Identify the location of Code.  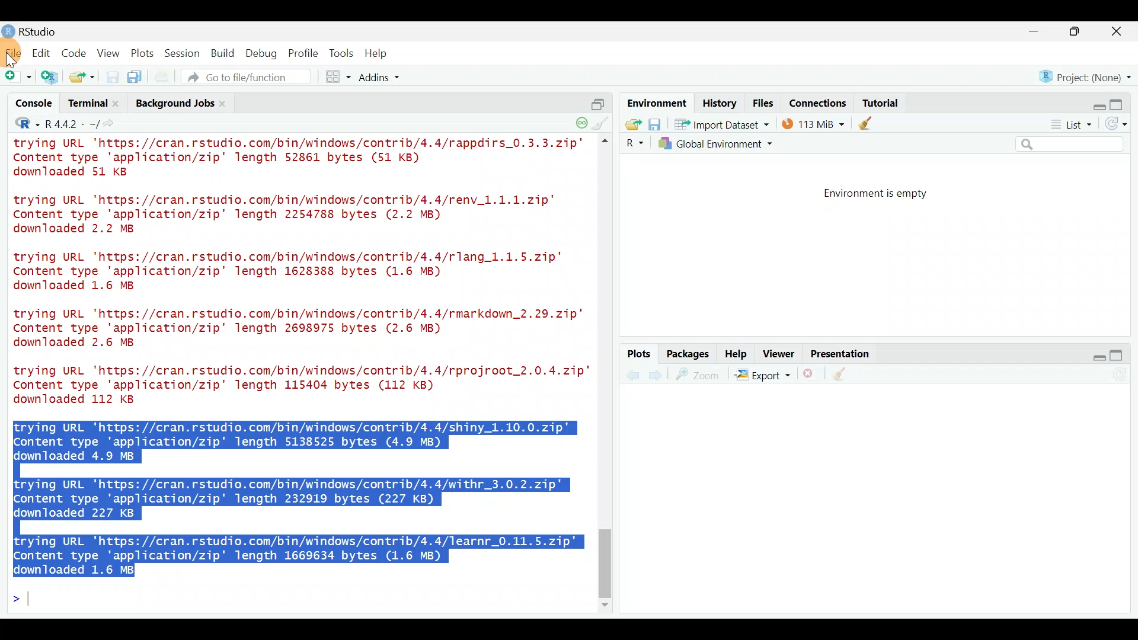
(75, 52).